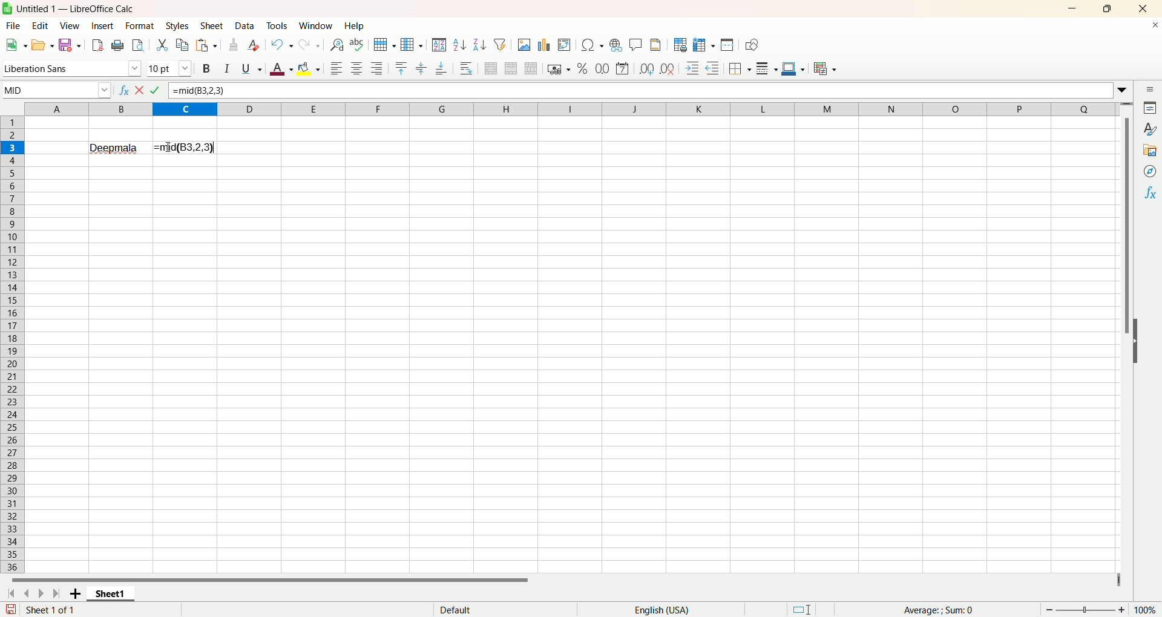 This screenshot has height=617, width=1162. What do you see at coordinates (1129, 337) in the screenshot?
I see `vertical scroll bar` at bounding box center [1129, 337].